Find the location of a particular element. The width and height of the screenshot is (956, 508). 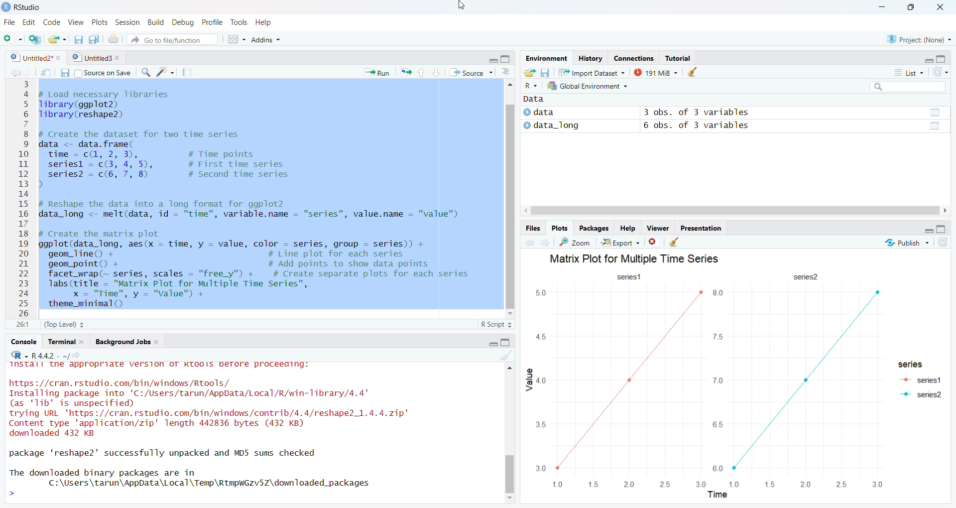

close is located at coordinates (120, 58).